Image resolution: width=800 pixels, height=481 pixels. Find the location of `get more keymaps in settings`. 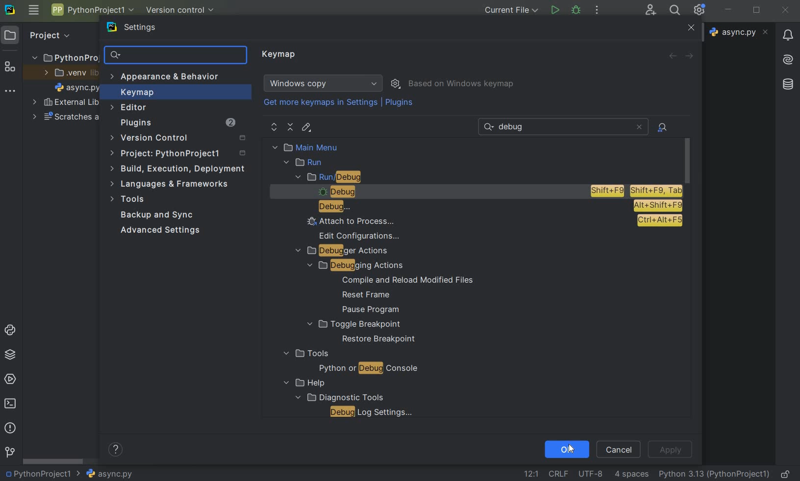

get more keymaps in settings is located at coordinates (322, 104).